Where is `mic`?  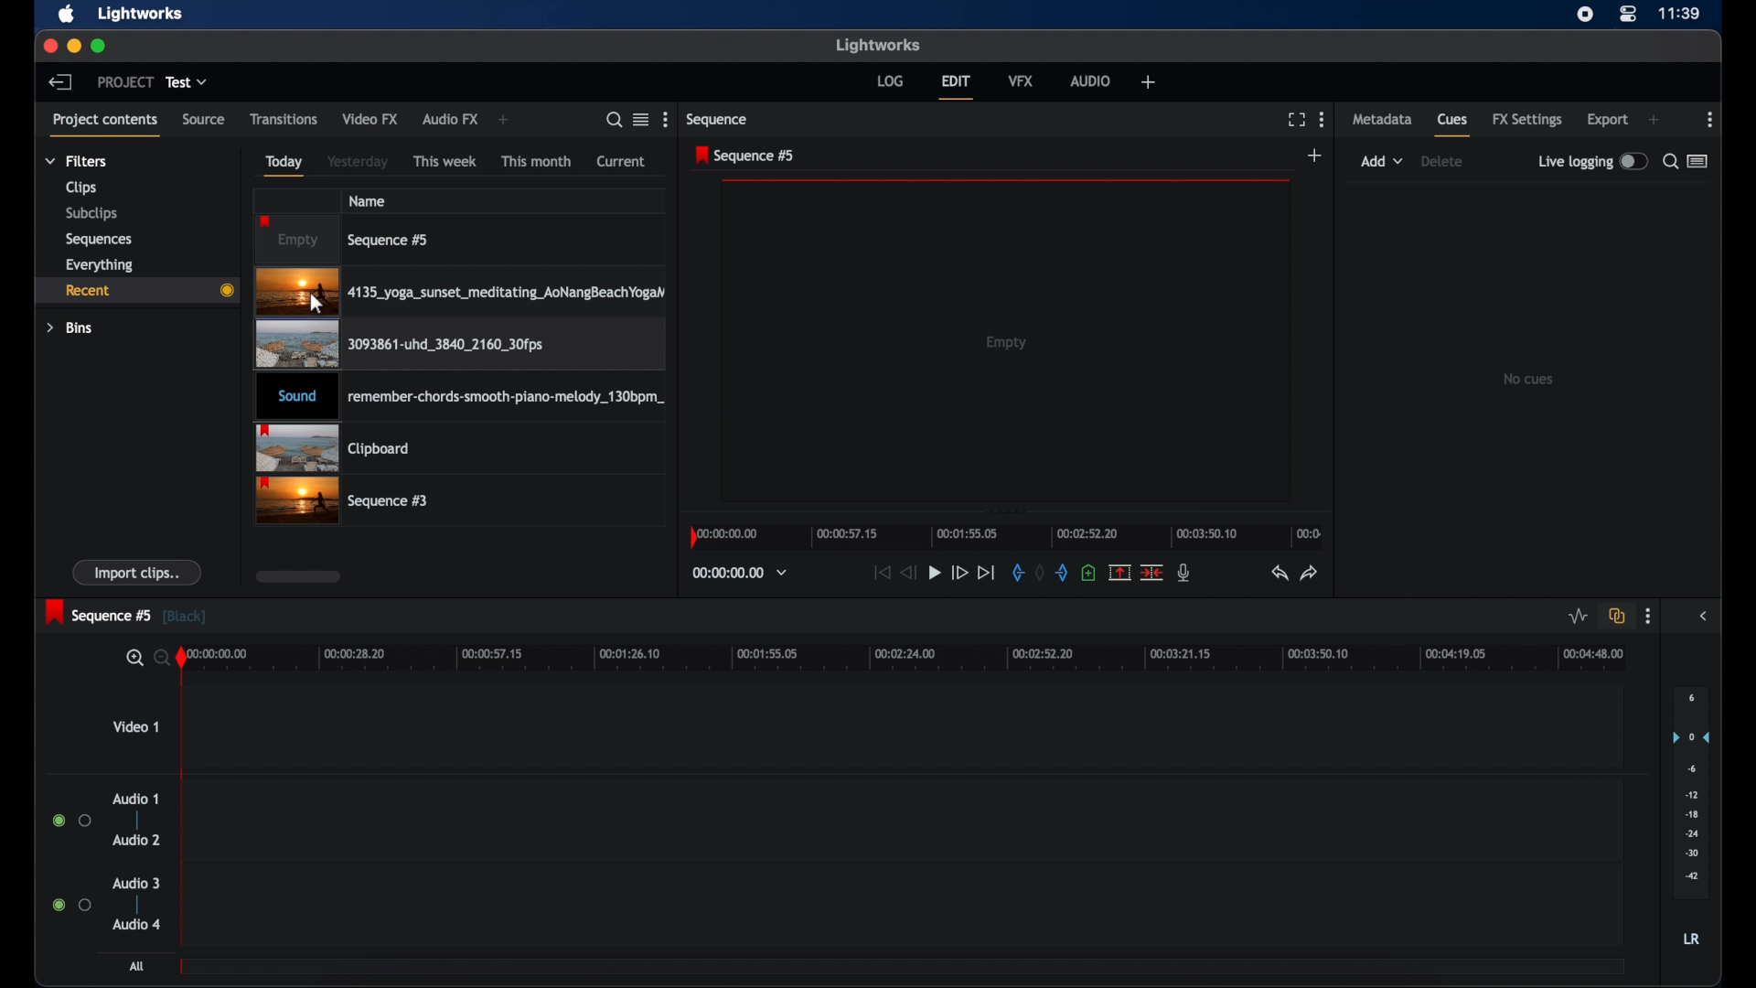 mic is located at coordinates (1185, 573).